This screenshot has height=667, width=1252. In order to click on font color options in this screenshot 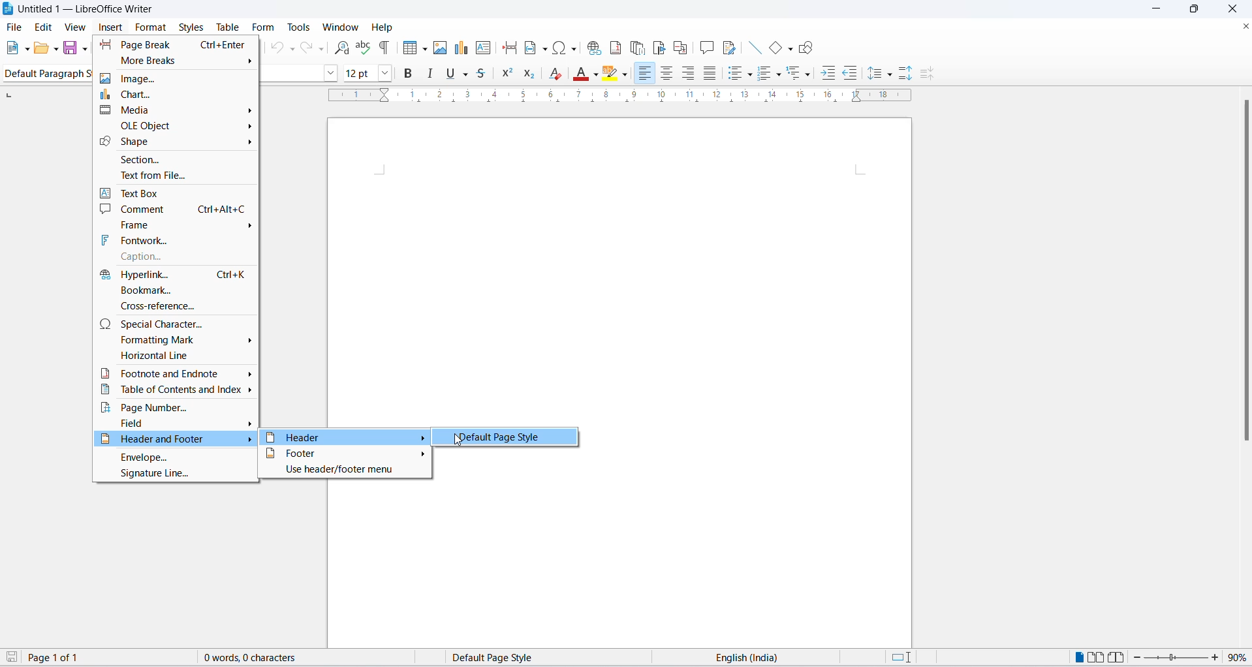, I will do `click(595, 73)`.